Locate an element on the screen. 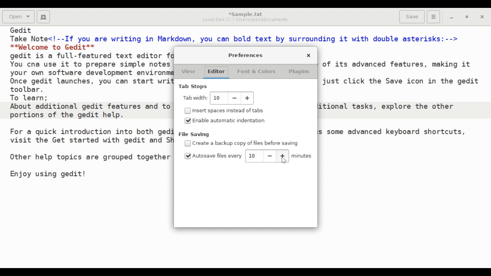  Font & Colors is located at coordinates (257, 71).